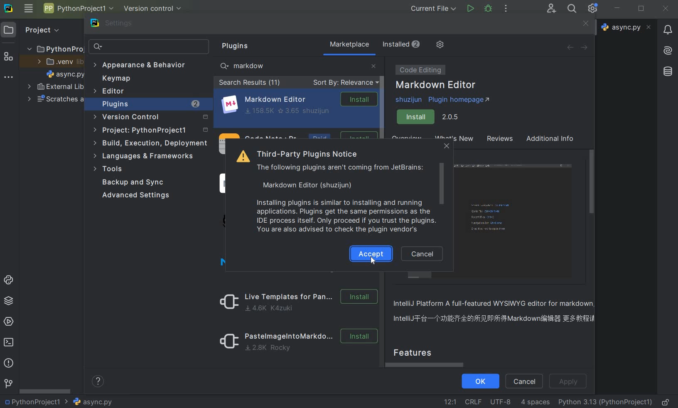 This screenshot has height=408, width=678. Describe the element at coordinates (335, 190) in the screenshot. I see `Third-party plugins notice` at that location.